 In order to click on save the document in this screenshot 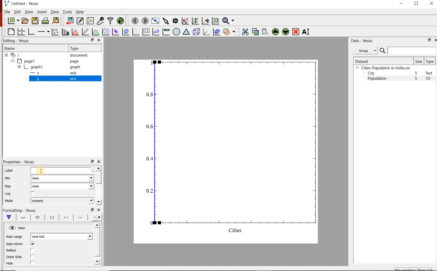, I will do `click(35, 20)`.